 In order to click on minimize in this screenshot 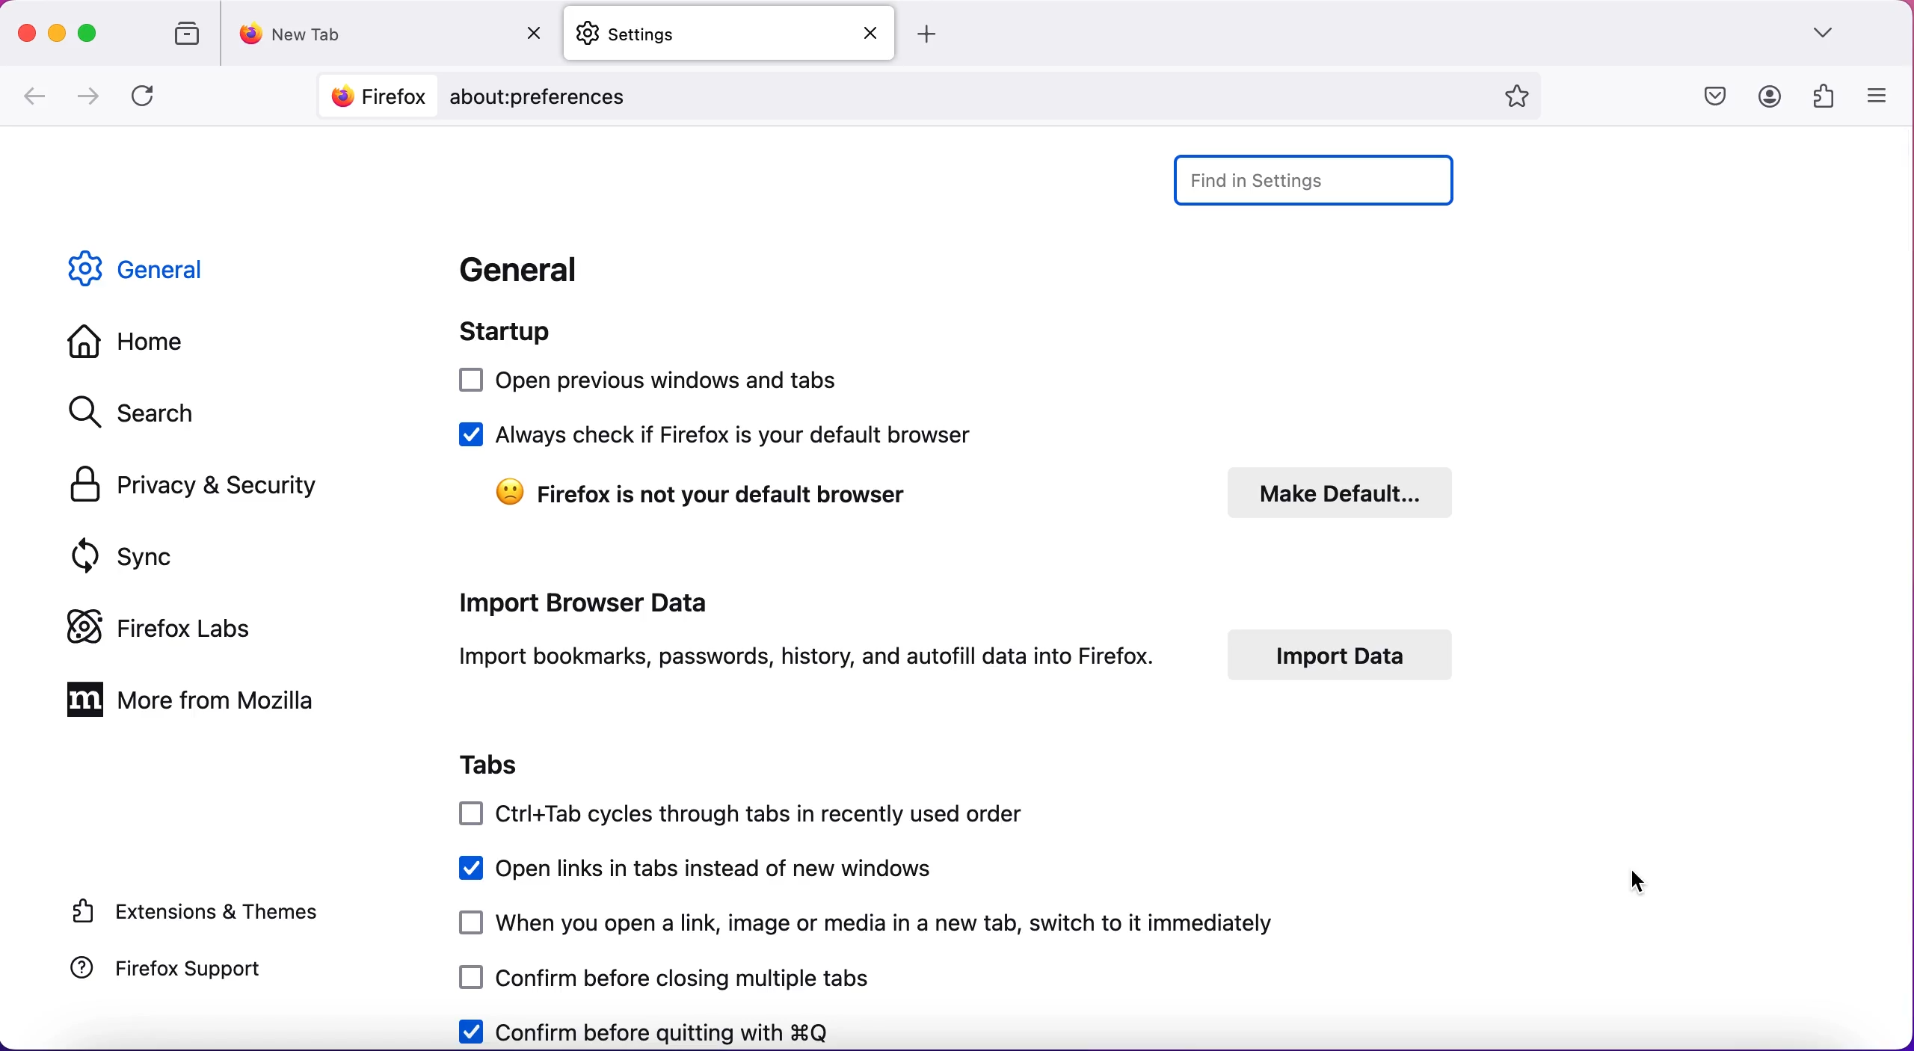, I will do `click(58, 31)`.